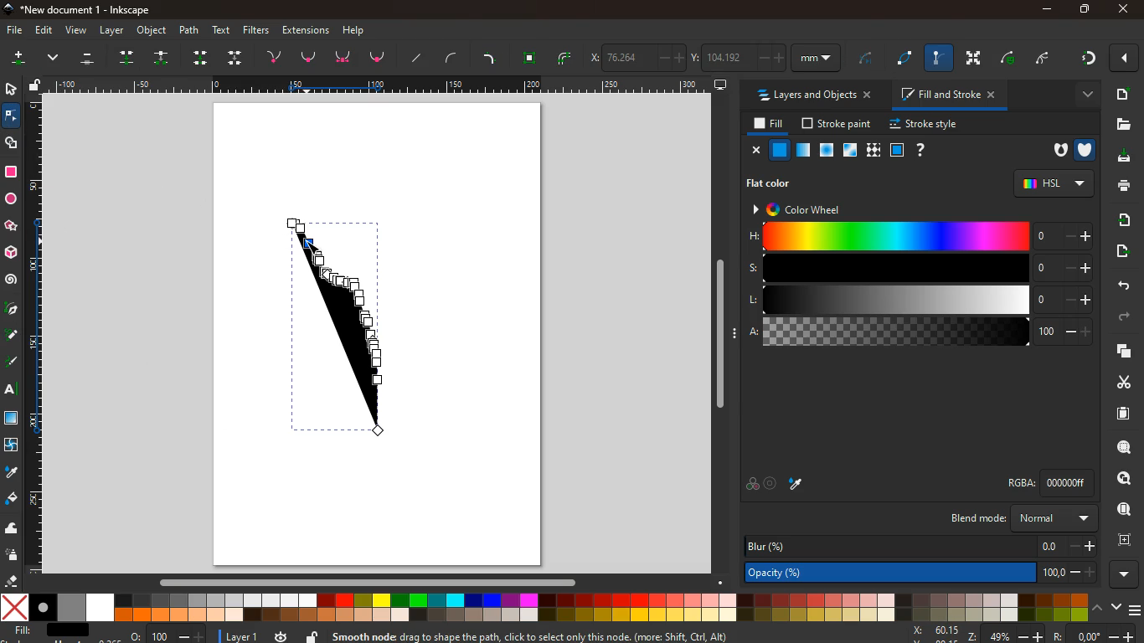  Describe the element at coordinates (13, 527) in the screenshot. I see `wave` at that location.